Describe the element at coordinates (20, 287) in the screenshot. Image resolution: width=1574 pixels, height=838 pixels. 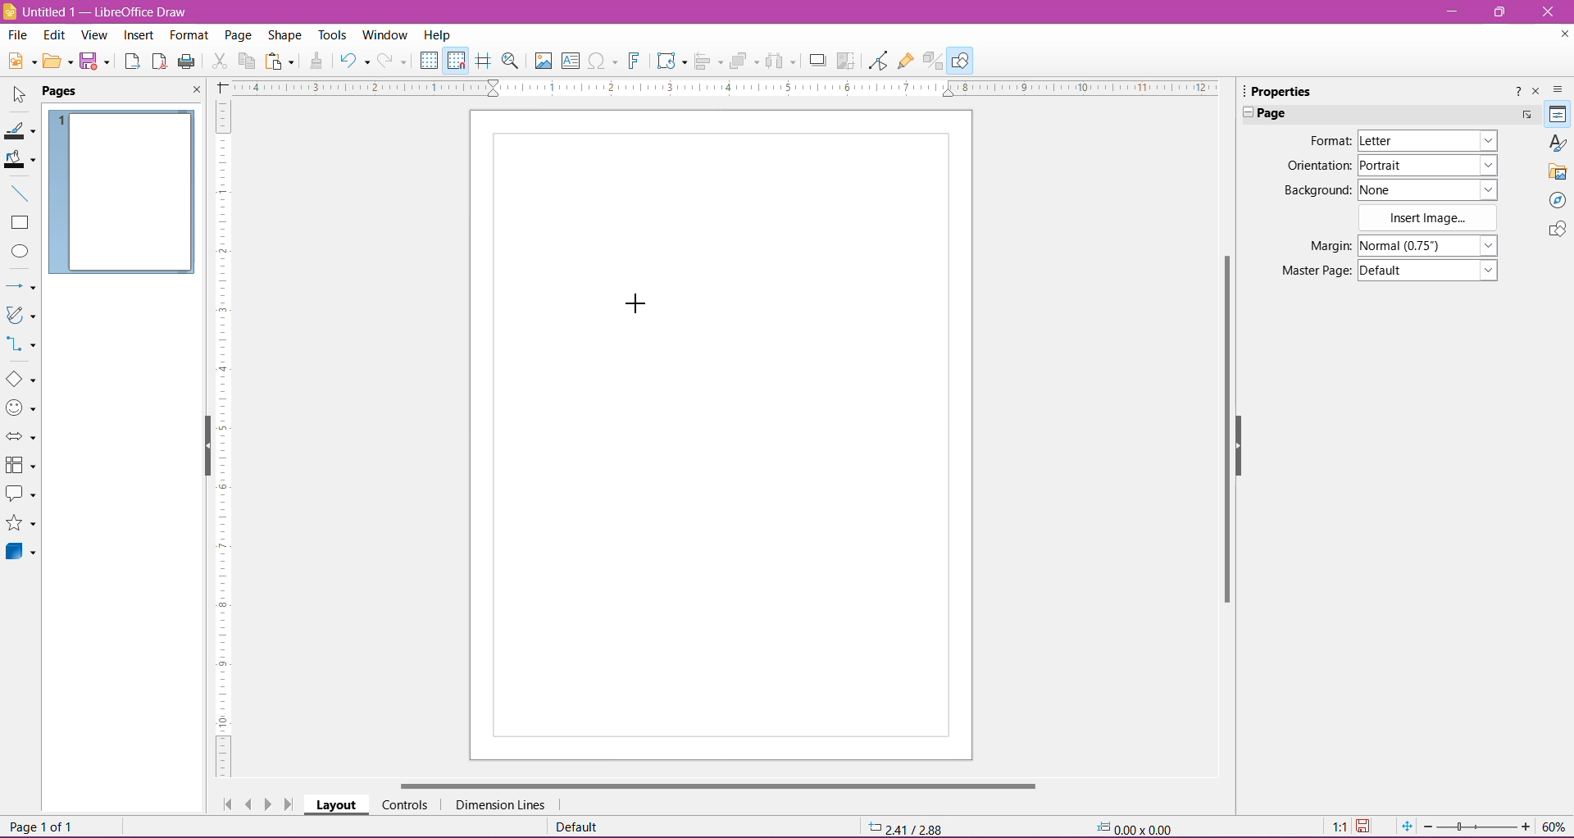
I see `Lines and Arrows` at that location.